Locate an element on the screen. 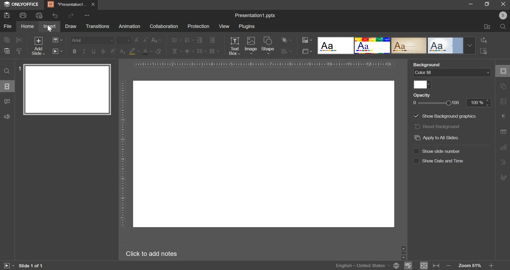 The image size is (510, 270). select is located at coordinates (483, 51).